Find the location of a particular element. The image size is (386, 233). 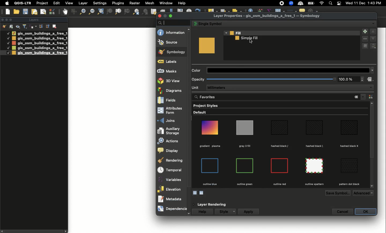

Plugins is located at coordinates (117, 3).